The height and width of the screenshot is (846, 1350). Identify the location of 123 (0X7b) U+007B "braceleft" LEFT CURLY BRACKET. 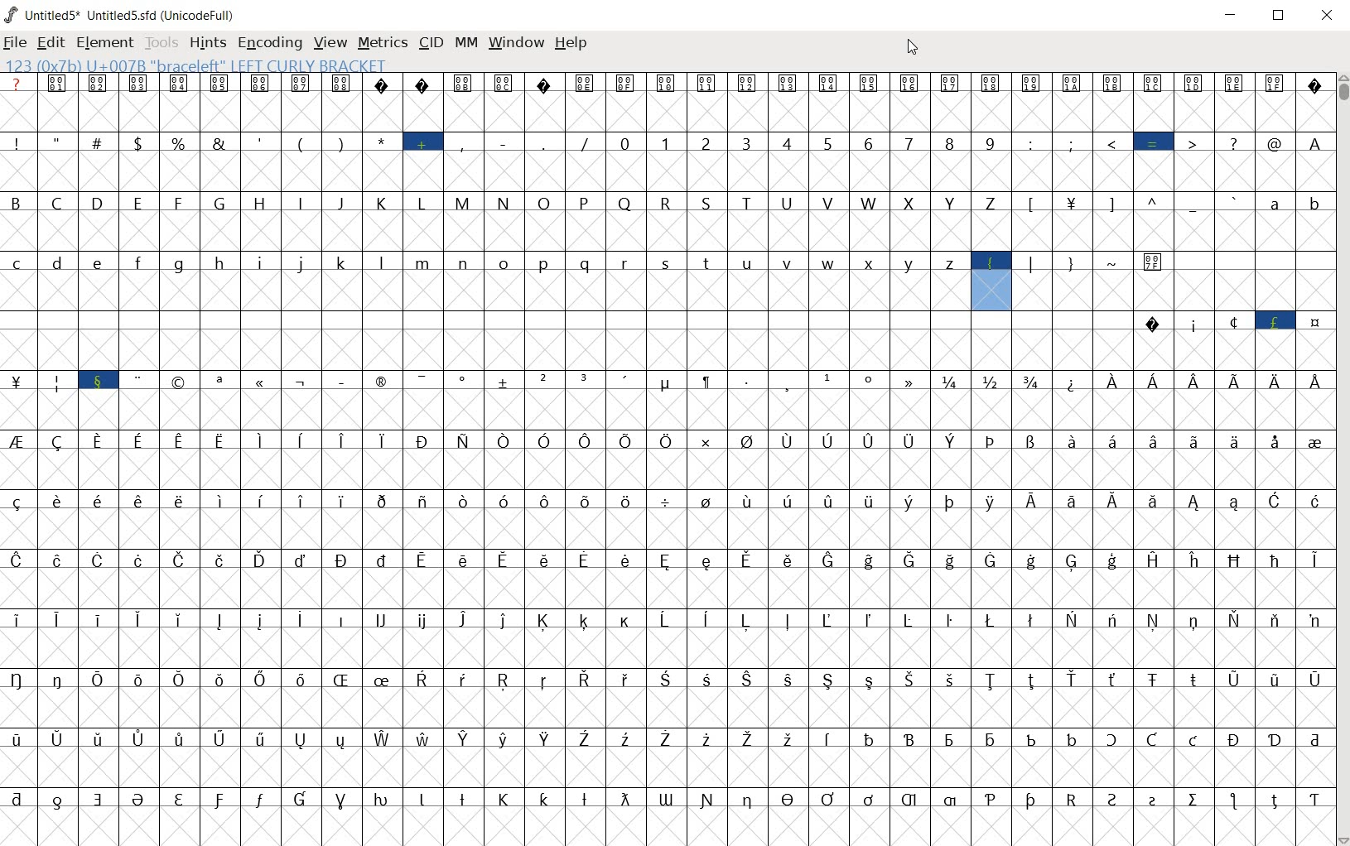
(199, 65).